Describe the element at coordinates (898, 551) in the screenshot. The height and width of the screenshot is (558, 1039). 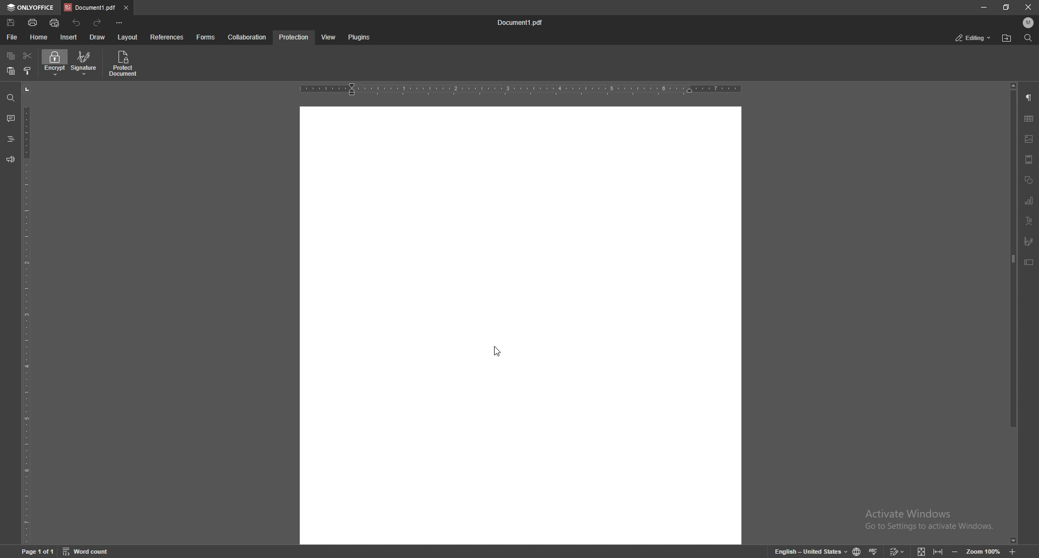
I see `track change` at that location.